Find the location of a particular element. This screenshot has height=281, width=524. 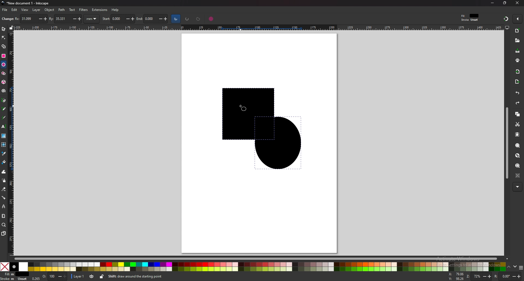

open is located at coordinates (517, 40).